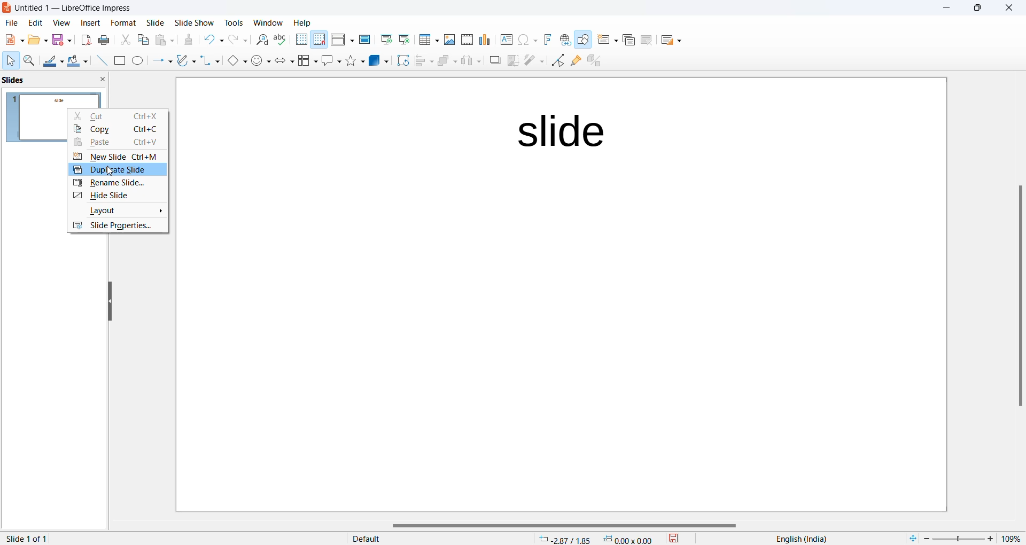  What do you see at coordinates (266, 21) in the screenshot?
I see `Window` at bounding box center [266, 21].